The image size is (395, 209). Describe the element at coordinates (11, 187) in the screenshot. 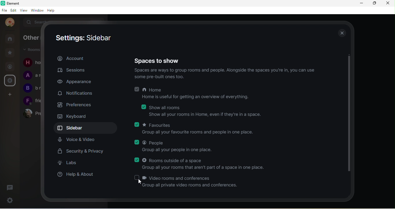

I see `thread` at that location.